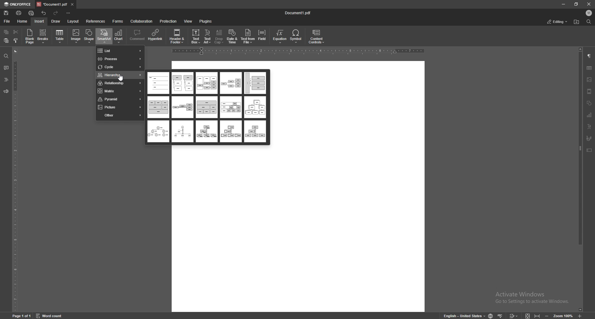 This screenshot has width=595, height=319. What do you see at coordinates (580, 180) in the screenshot?
I see `scroll bar` at bounding box center [580, 180].